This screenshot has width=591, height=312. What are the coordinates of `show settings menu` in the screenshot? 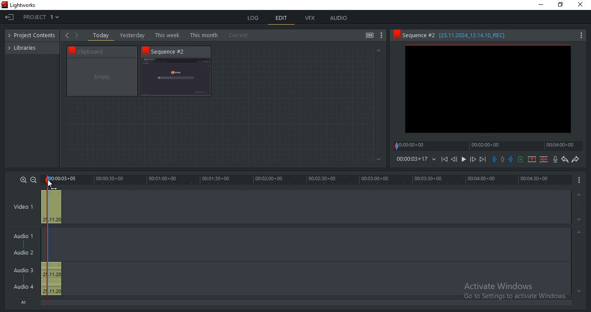 It's located at (382, 35).